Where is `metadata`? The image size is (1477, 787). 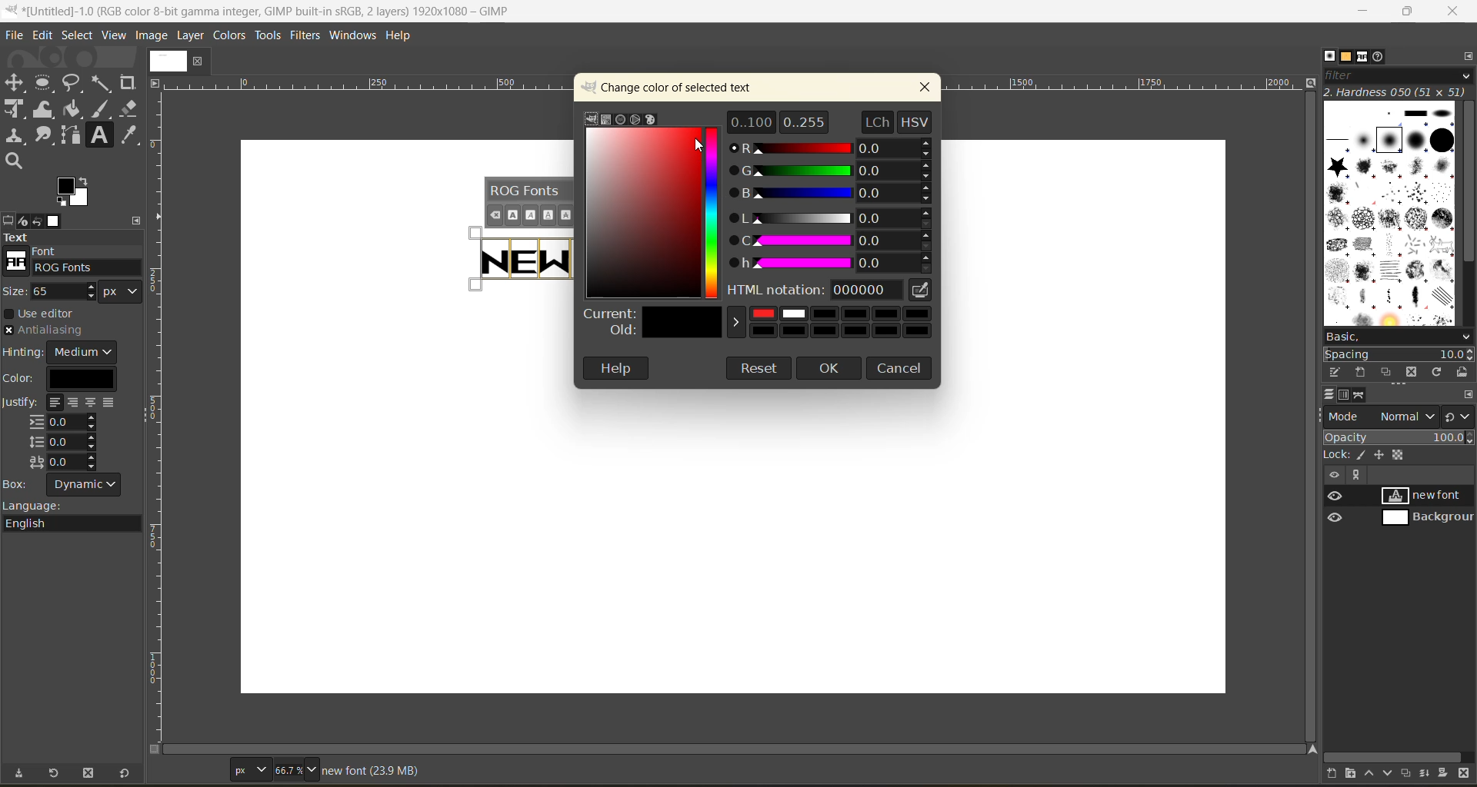 metadata is located at coordinates (370, 771).